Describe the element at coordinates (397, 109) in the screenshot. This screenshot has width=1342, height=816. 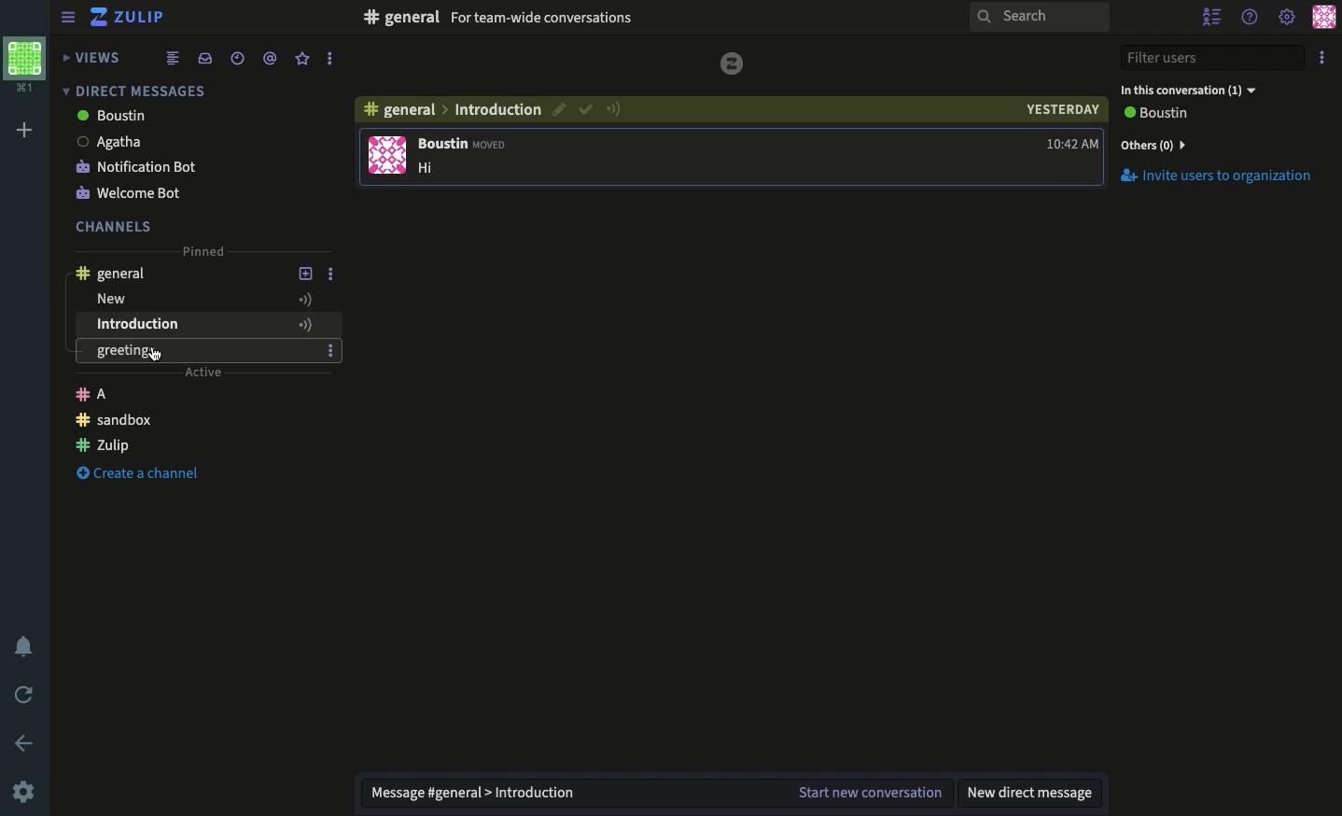
I see `#general` at that location.